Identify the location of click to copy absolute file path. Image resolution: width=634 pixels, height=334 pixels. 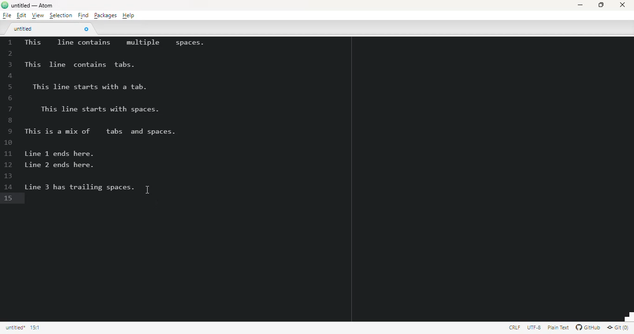
(15, 328).